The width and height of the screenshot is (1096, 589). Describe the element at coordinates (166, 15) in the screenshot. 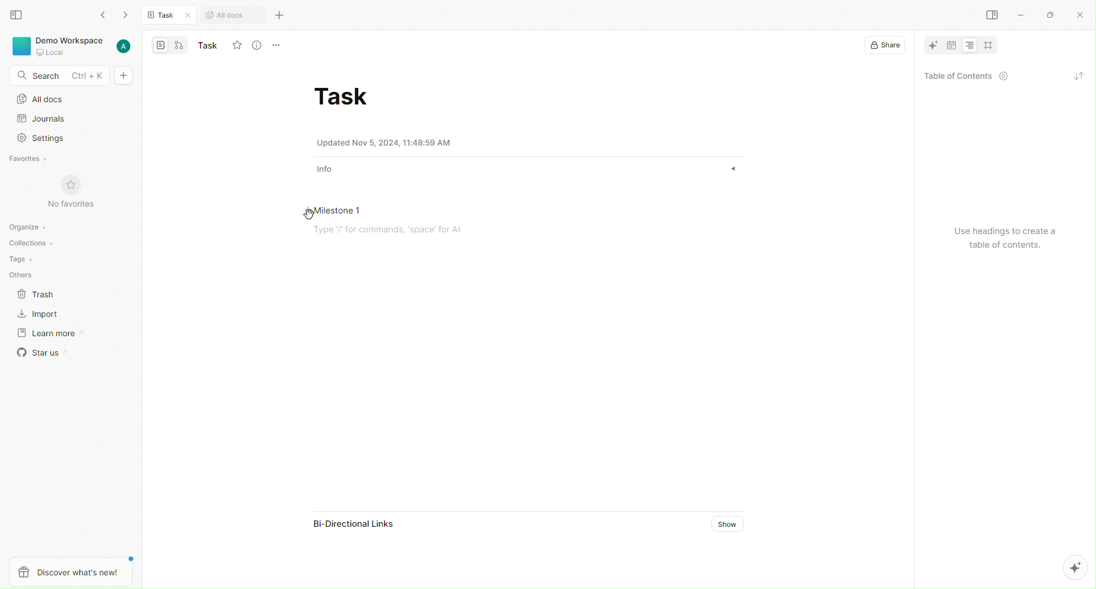

I see `Task` at that location.